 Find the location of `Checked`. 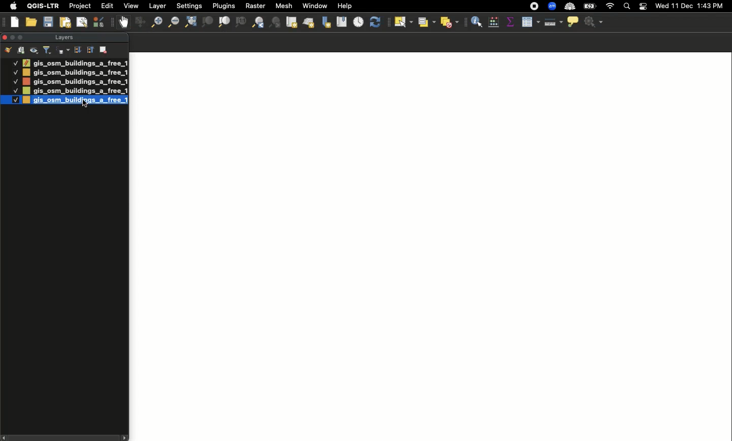

Checked is located at coordinates (10, 100).